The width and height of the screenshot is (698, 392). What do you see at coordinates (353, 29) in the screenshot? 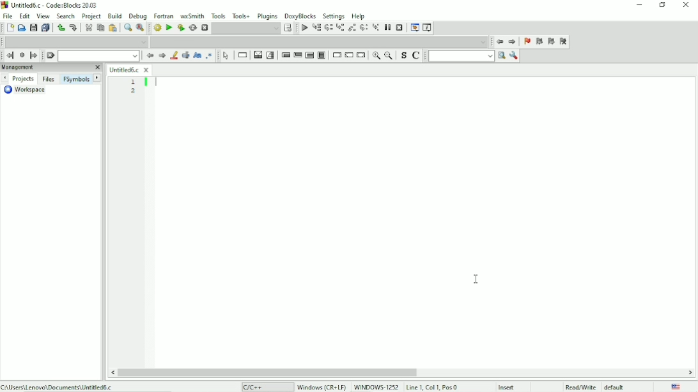
I see `Step out` at bounding box center [353, 29].